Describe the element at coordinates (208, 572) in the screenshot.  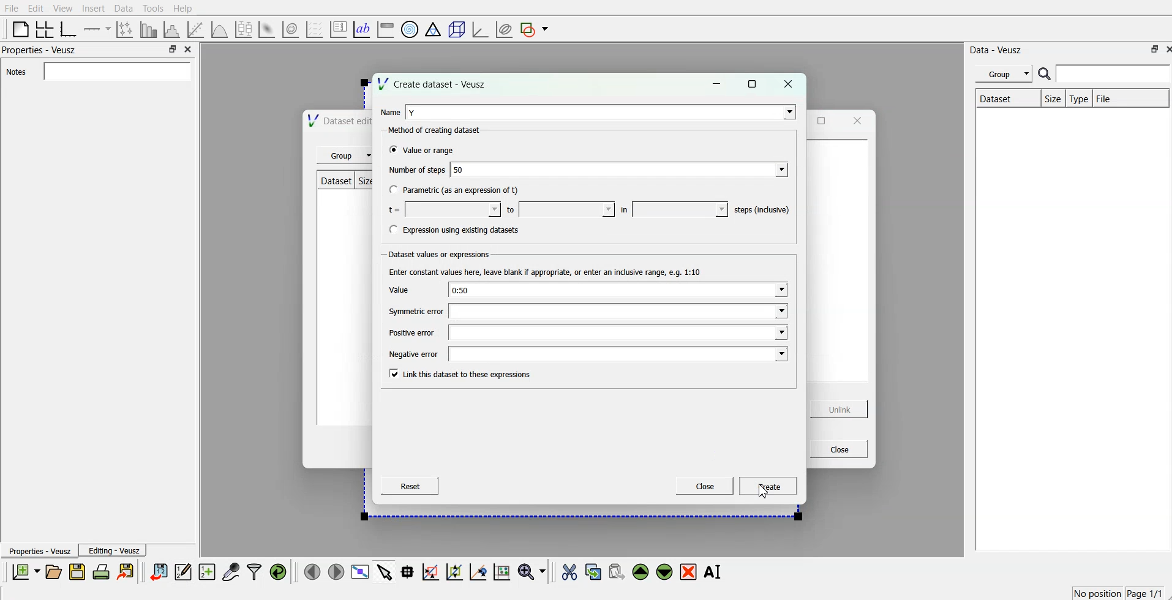
I see `create new datasets` at that location.